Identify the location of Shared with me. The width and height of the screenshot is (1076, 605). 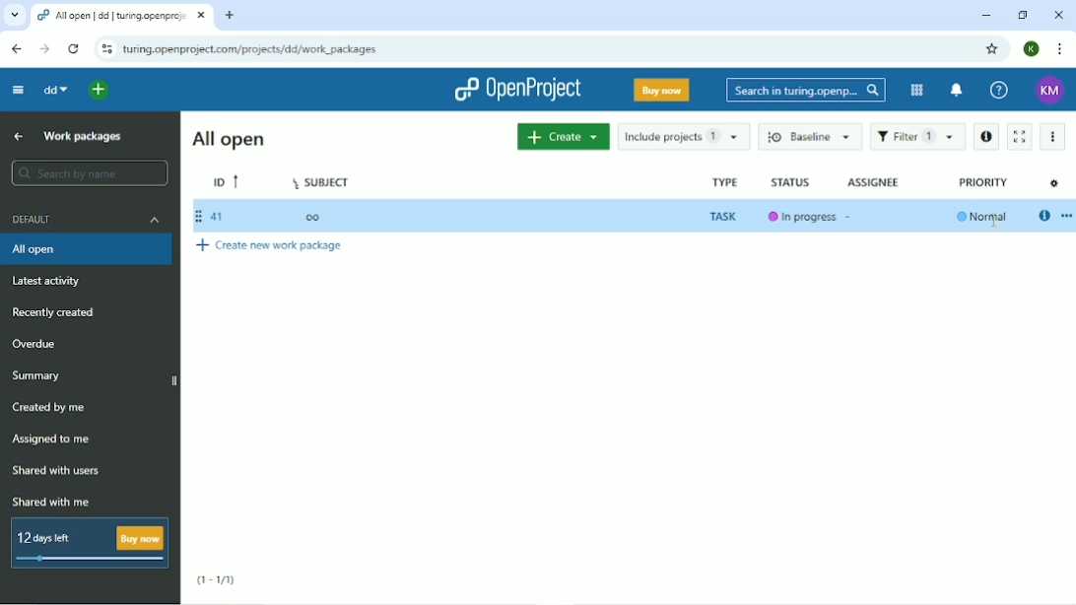
(52, 503).